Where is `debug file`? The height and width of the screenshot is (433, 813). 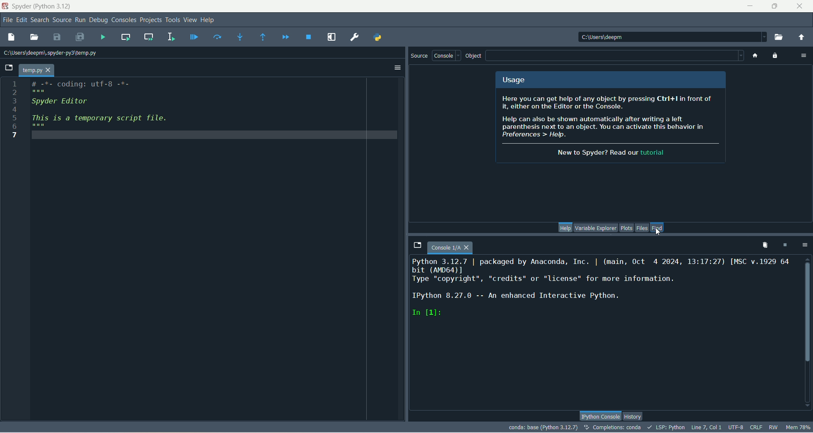
debug file is located at coordinates (193, 38).